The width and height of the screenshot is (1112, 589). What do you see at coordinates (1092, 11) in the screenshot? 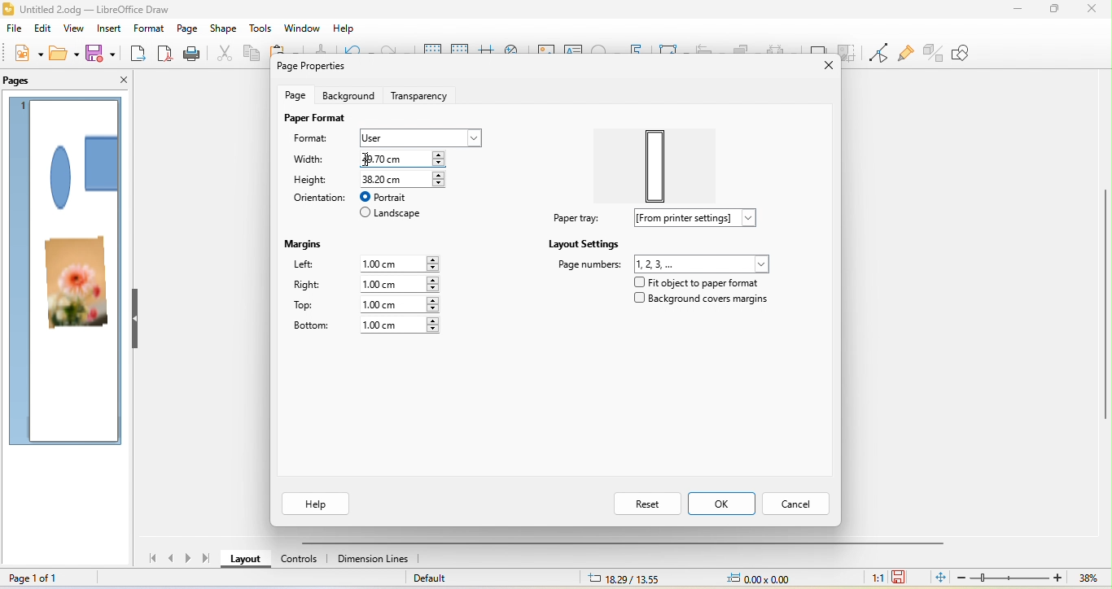
I see `close` at bounding box center [1092, 11].